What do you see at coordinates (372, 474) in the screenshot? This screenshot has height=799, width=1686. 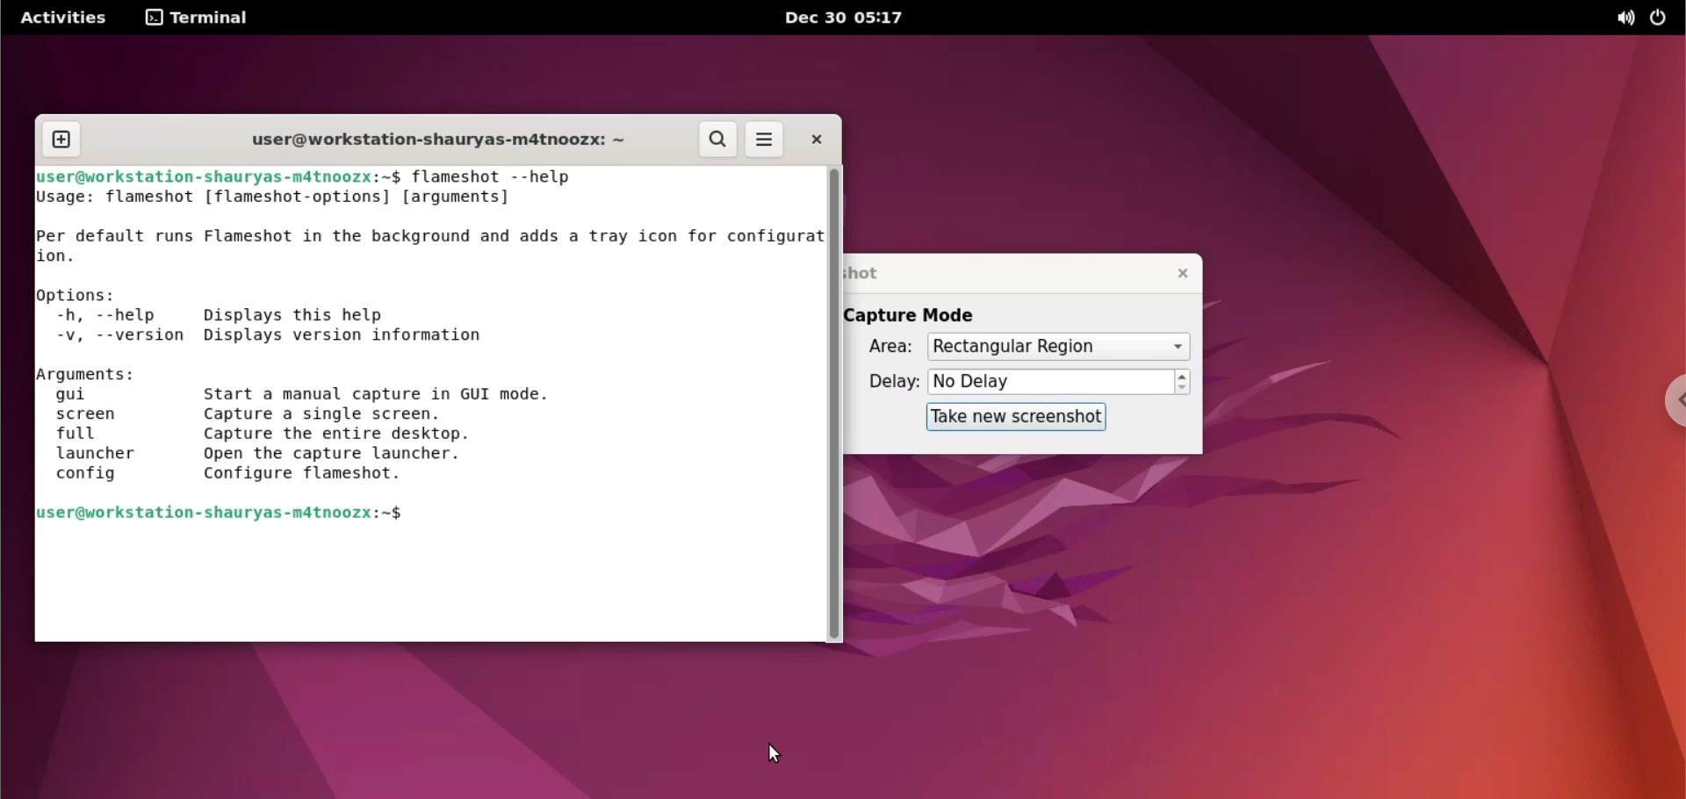 I see `configure flameshot` at bounding box center [372, 474].